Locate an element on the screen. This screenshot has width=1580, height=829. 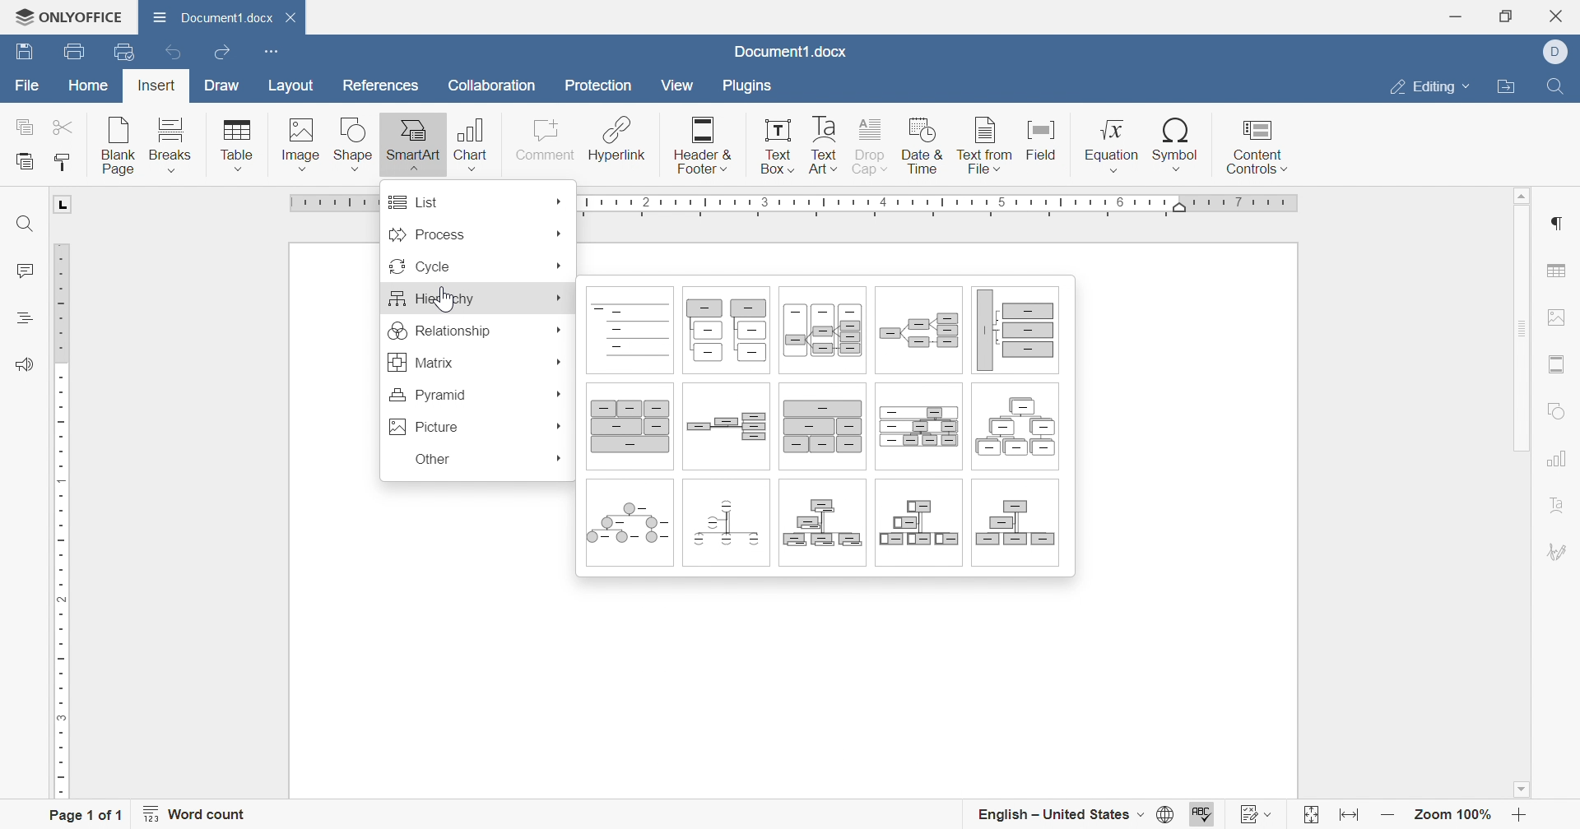
Labeled hierarchy is located at coordinates (918, 428).